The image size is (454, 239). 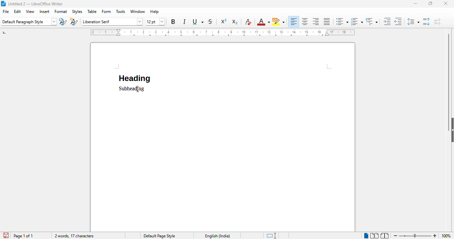 I want to click on italic, so click(x=184, y=21).